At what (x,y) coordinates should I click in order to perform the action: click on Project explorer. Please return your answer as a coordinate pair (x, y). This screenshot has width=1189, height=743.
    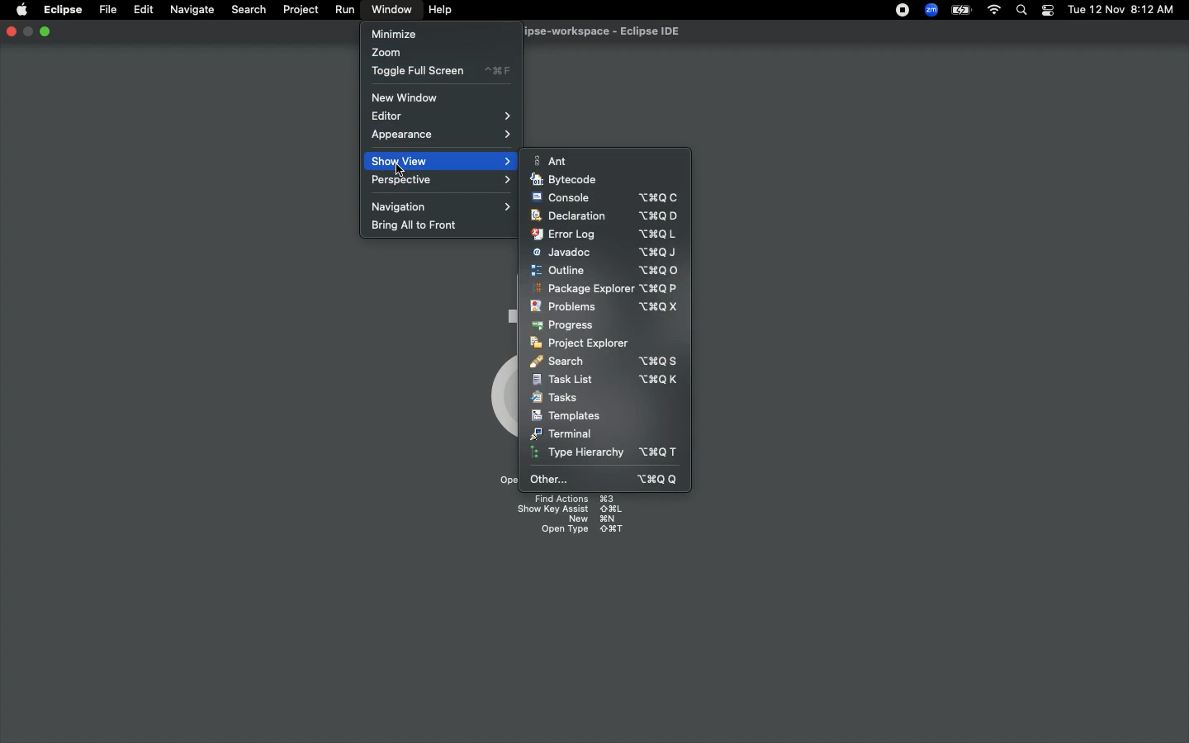
    Looking at the image, I should click on (583, 344).